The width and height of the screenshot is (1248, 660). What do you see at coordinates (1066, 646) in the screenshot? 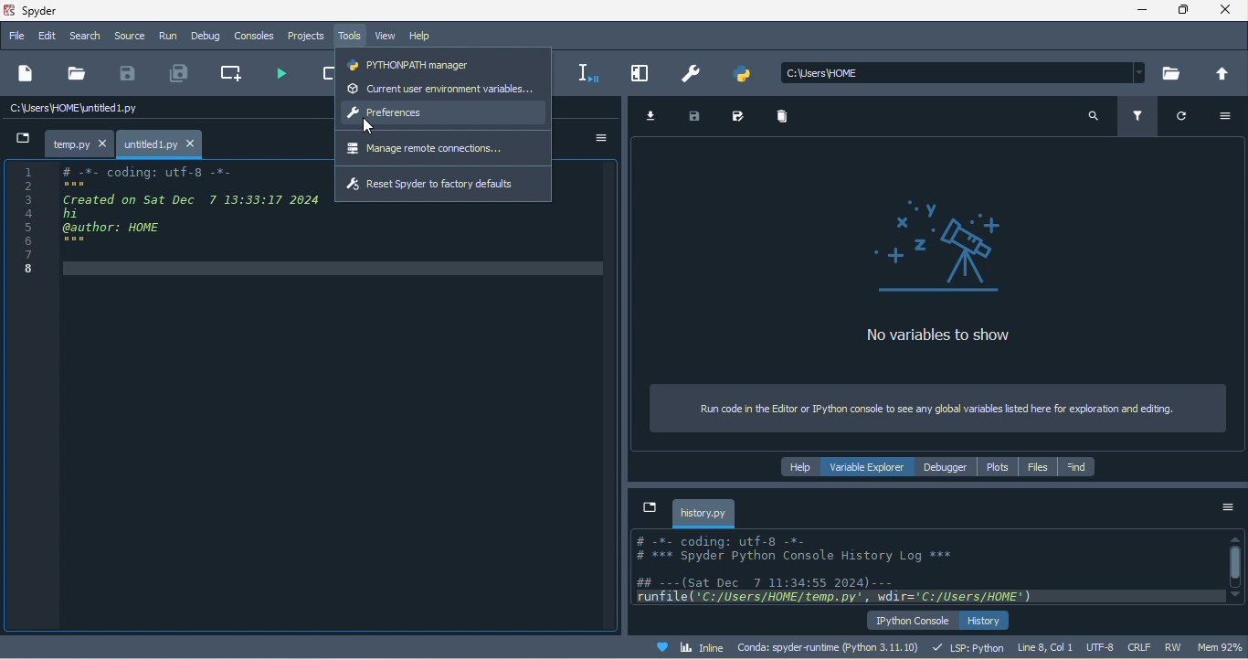
I see `line8 col 1 utf 8` at bounding box center [1066, 646].